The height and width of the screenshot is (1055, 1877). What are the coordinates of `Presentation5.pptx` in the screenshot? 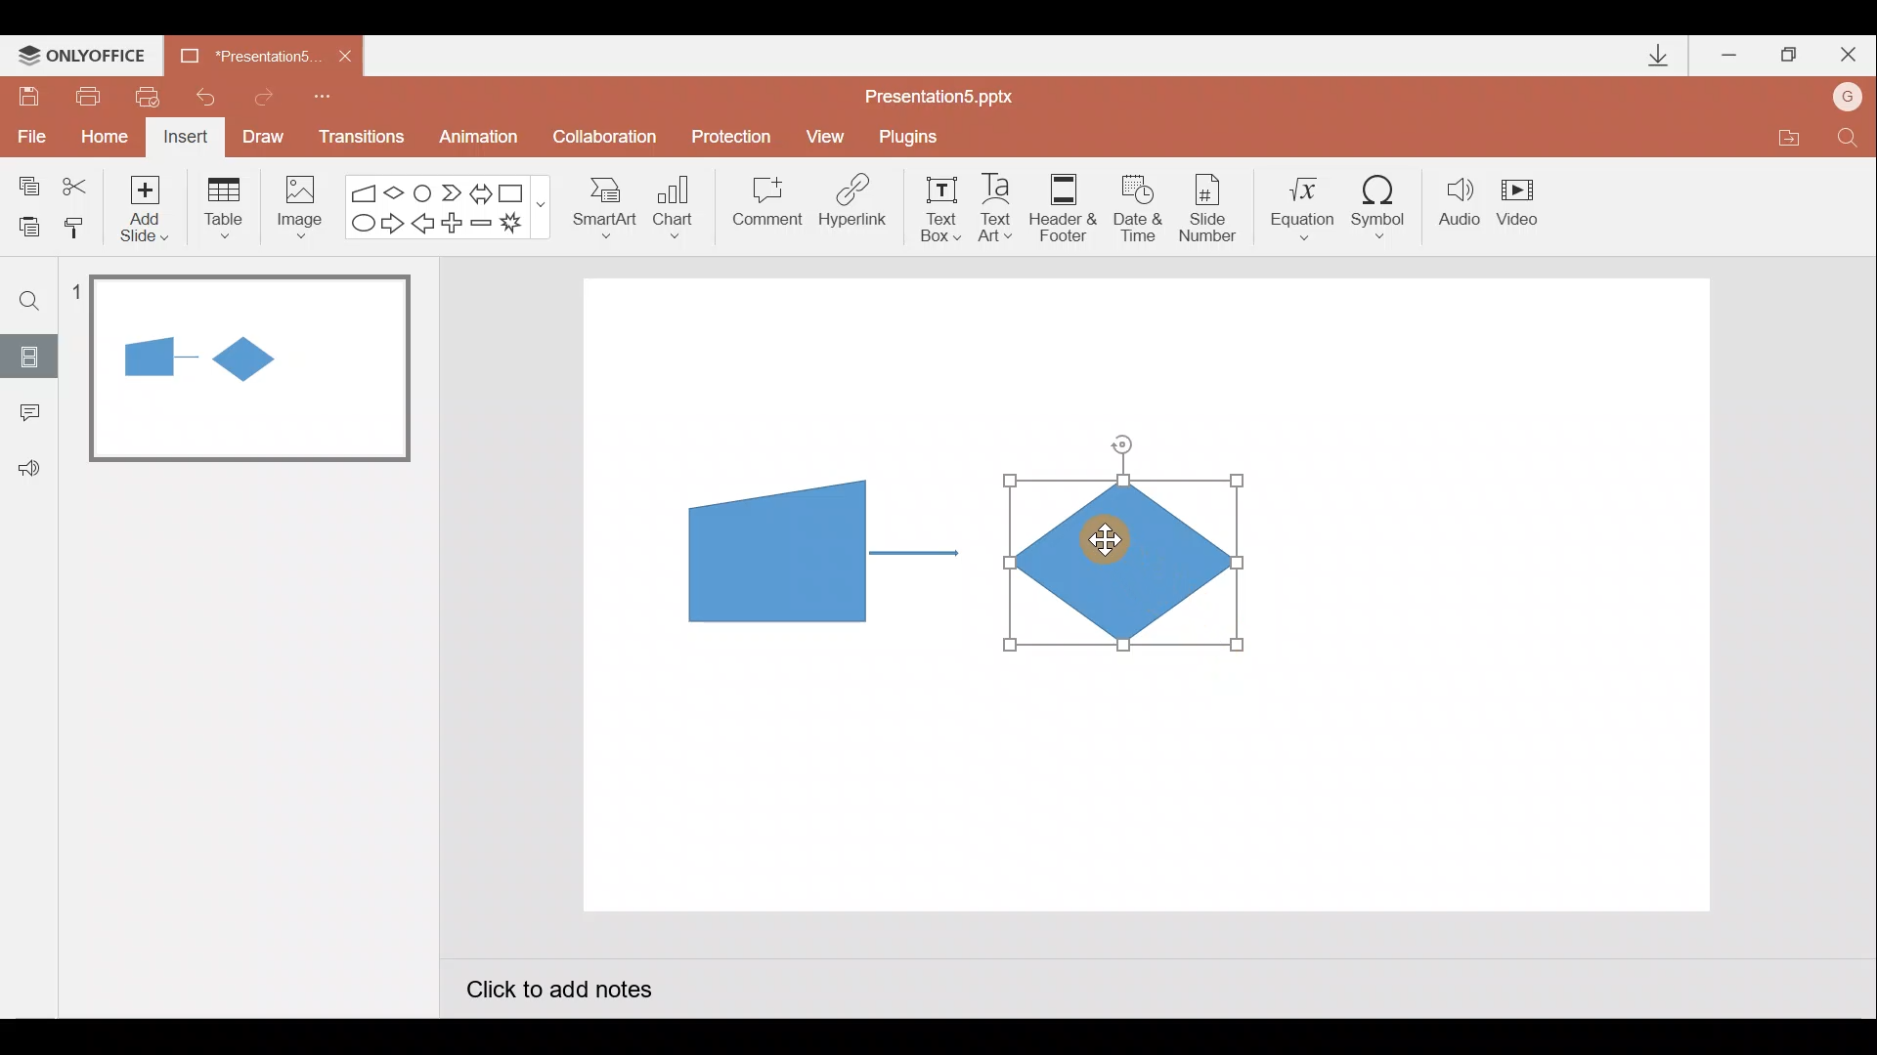 It's located at (952, 92).